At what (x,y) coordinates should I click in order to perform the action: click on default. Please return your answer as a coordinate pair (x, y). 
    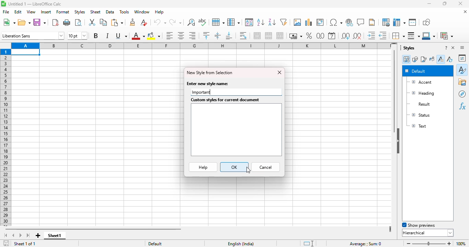
    Looking at the image, I should click on (415, 71).